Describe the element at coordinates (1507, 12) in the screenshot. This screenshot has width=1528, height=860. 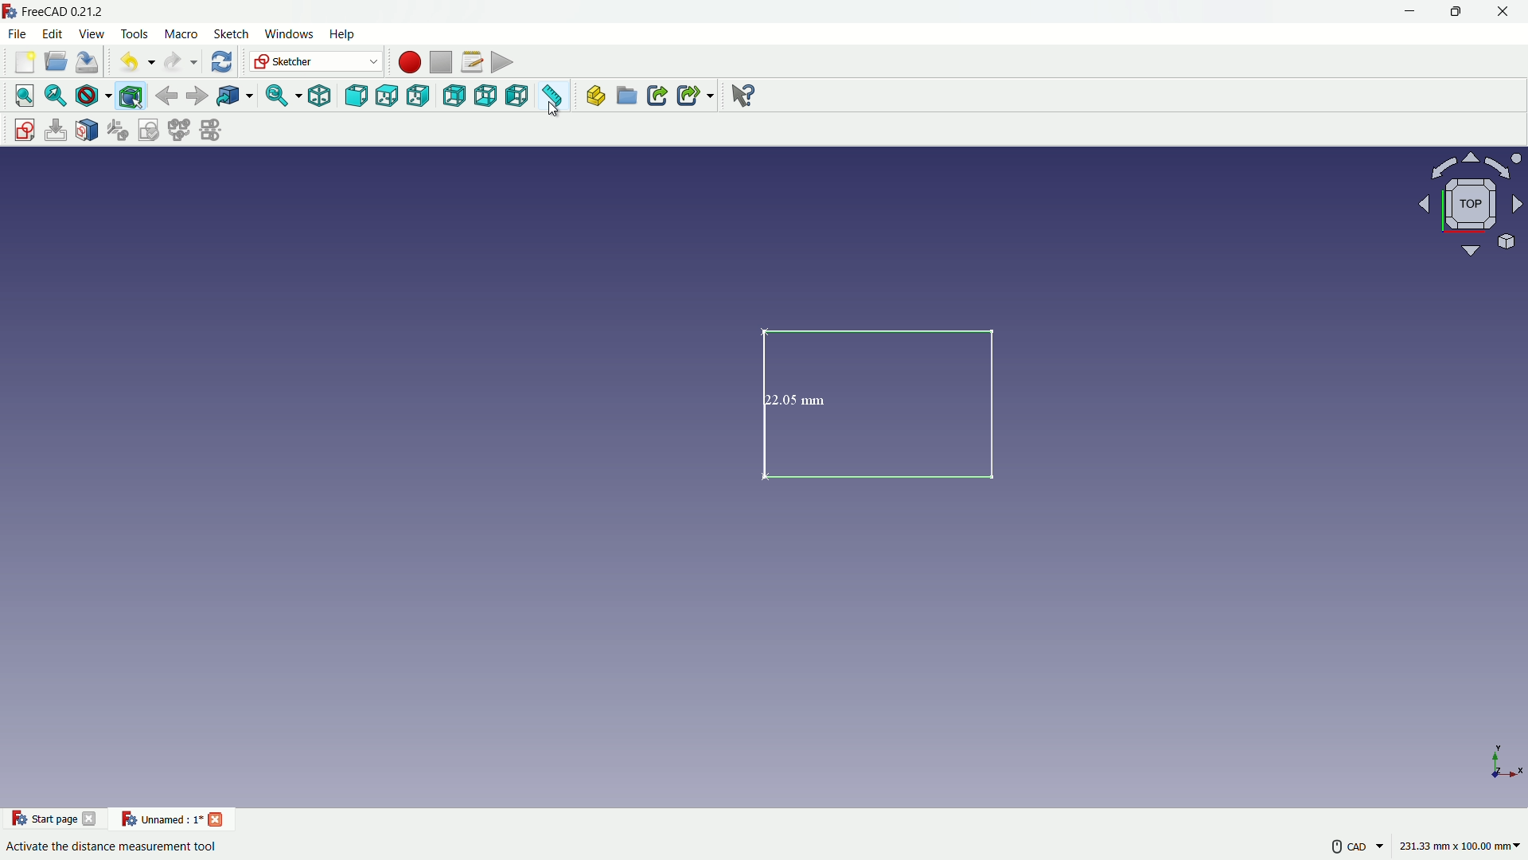
I see `close app` at that location.